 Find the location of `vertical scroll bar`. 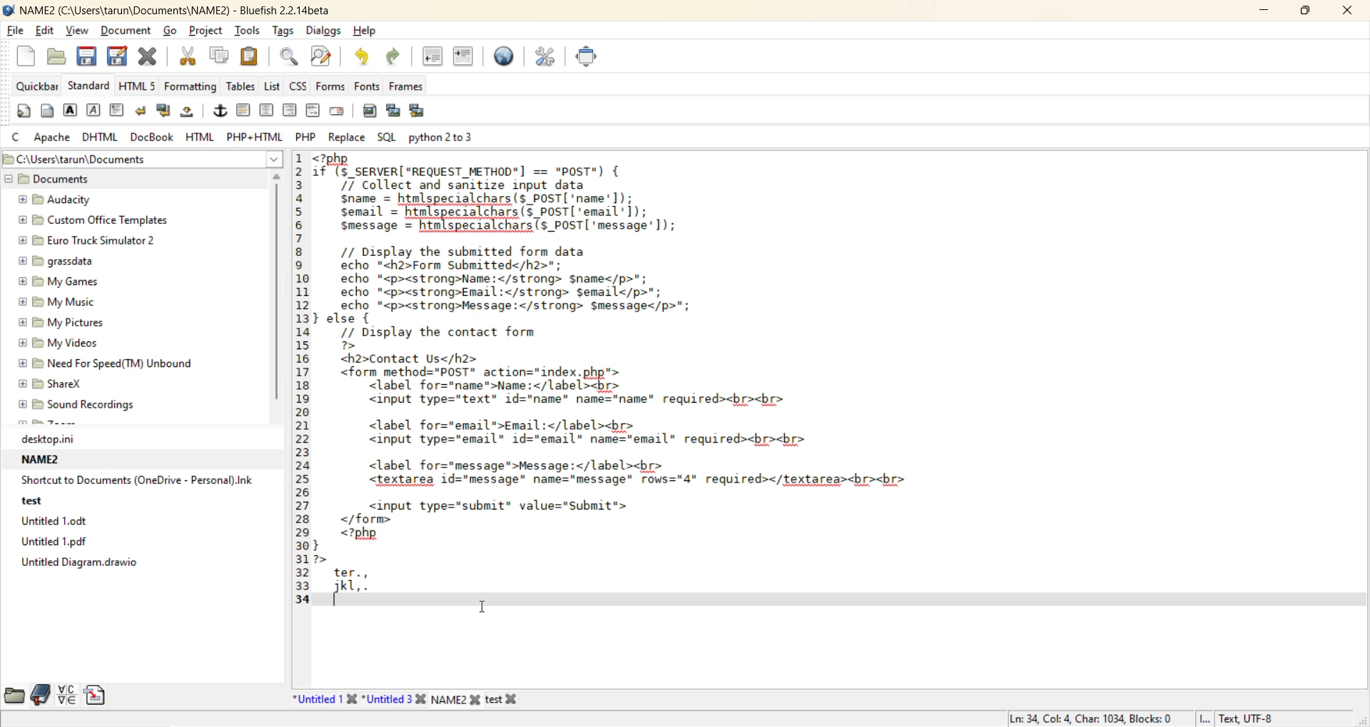

vertical scroll bar is located at coordinates (280, 292).